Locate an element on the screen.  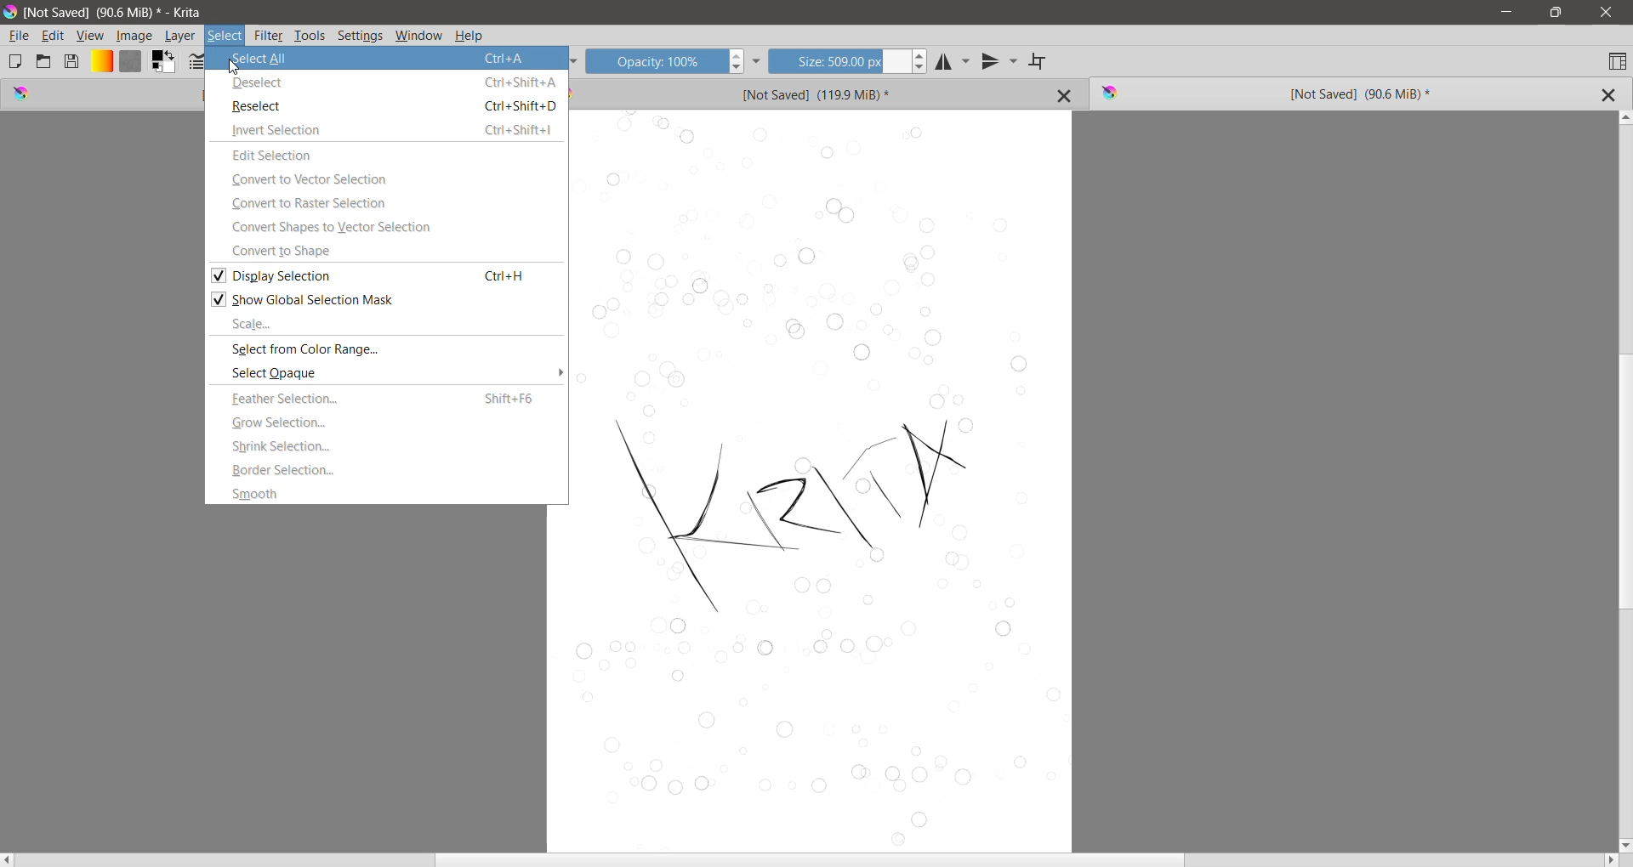
Save is located at coordinates (72, 60).